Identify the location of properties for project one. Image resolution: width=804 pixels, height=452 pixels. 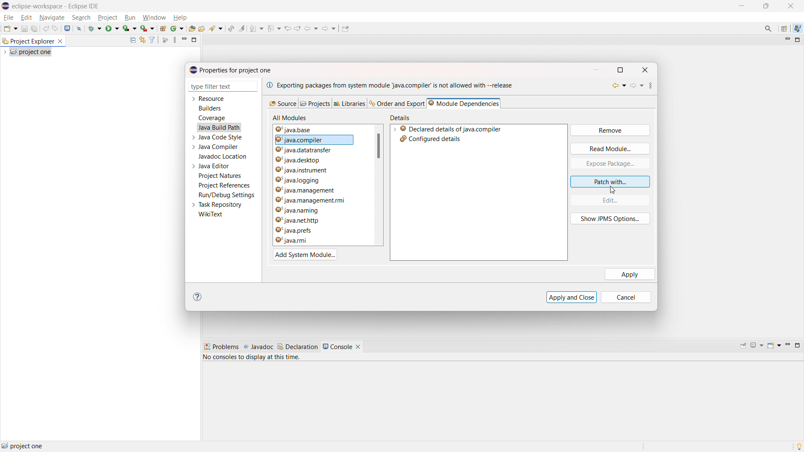
(231, 70).